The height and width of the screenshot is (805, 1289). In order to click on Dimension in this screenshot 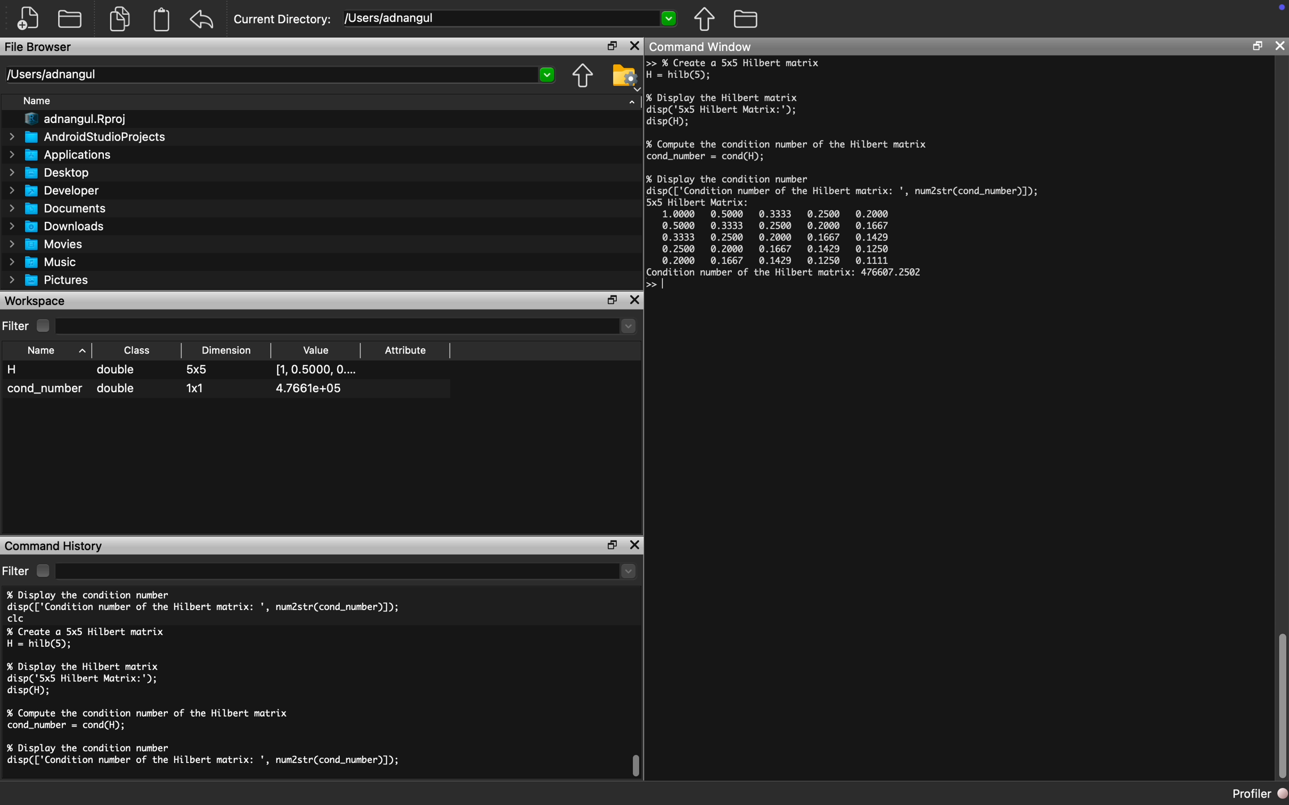, I will do `click(230, 351)`.